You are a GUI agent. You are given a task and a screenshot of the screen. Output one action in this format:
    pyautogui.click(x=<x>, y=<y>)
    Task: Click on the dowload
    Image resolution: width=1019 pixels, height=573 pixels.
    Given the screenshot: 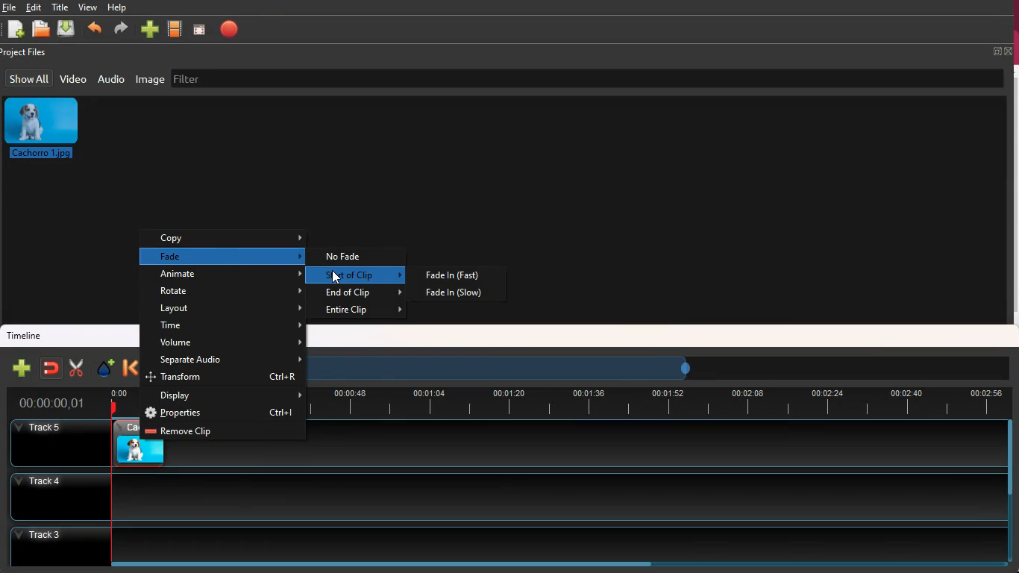 What is the action you would take?
    pyautogui.click(x=69, y=30)
    